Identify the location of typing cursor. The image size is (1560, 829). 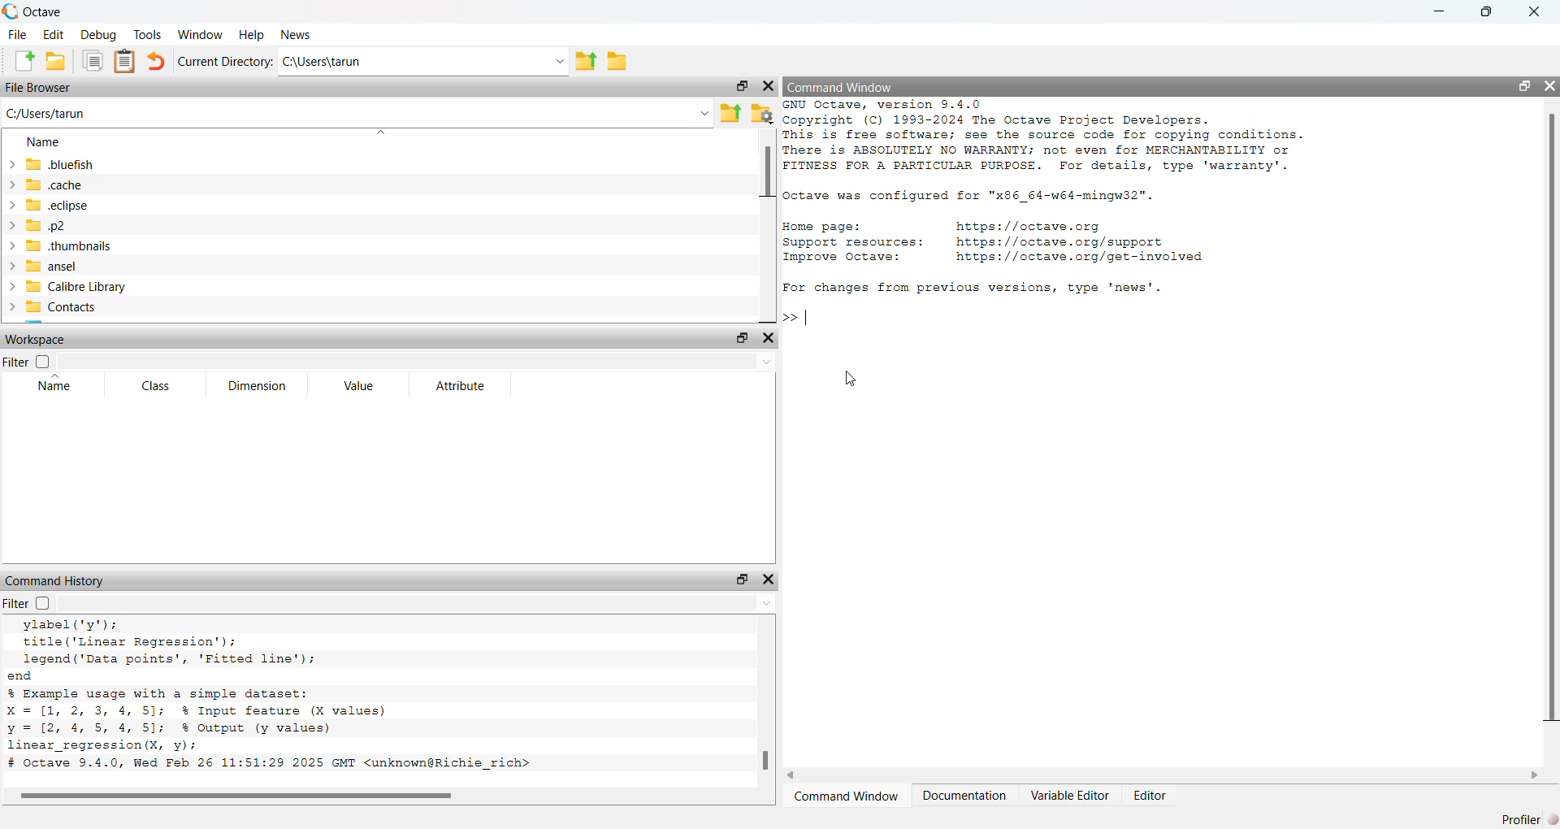
(811, 316).